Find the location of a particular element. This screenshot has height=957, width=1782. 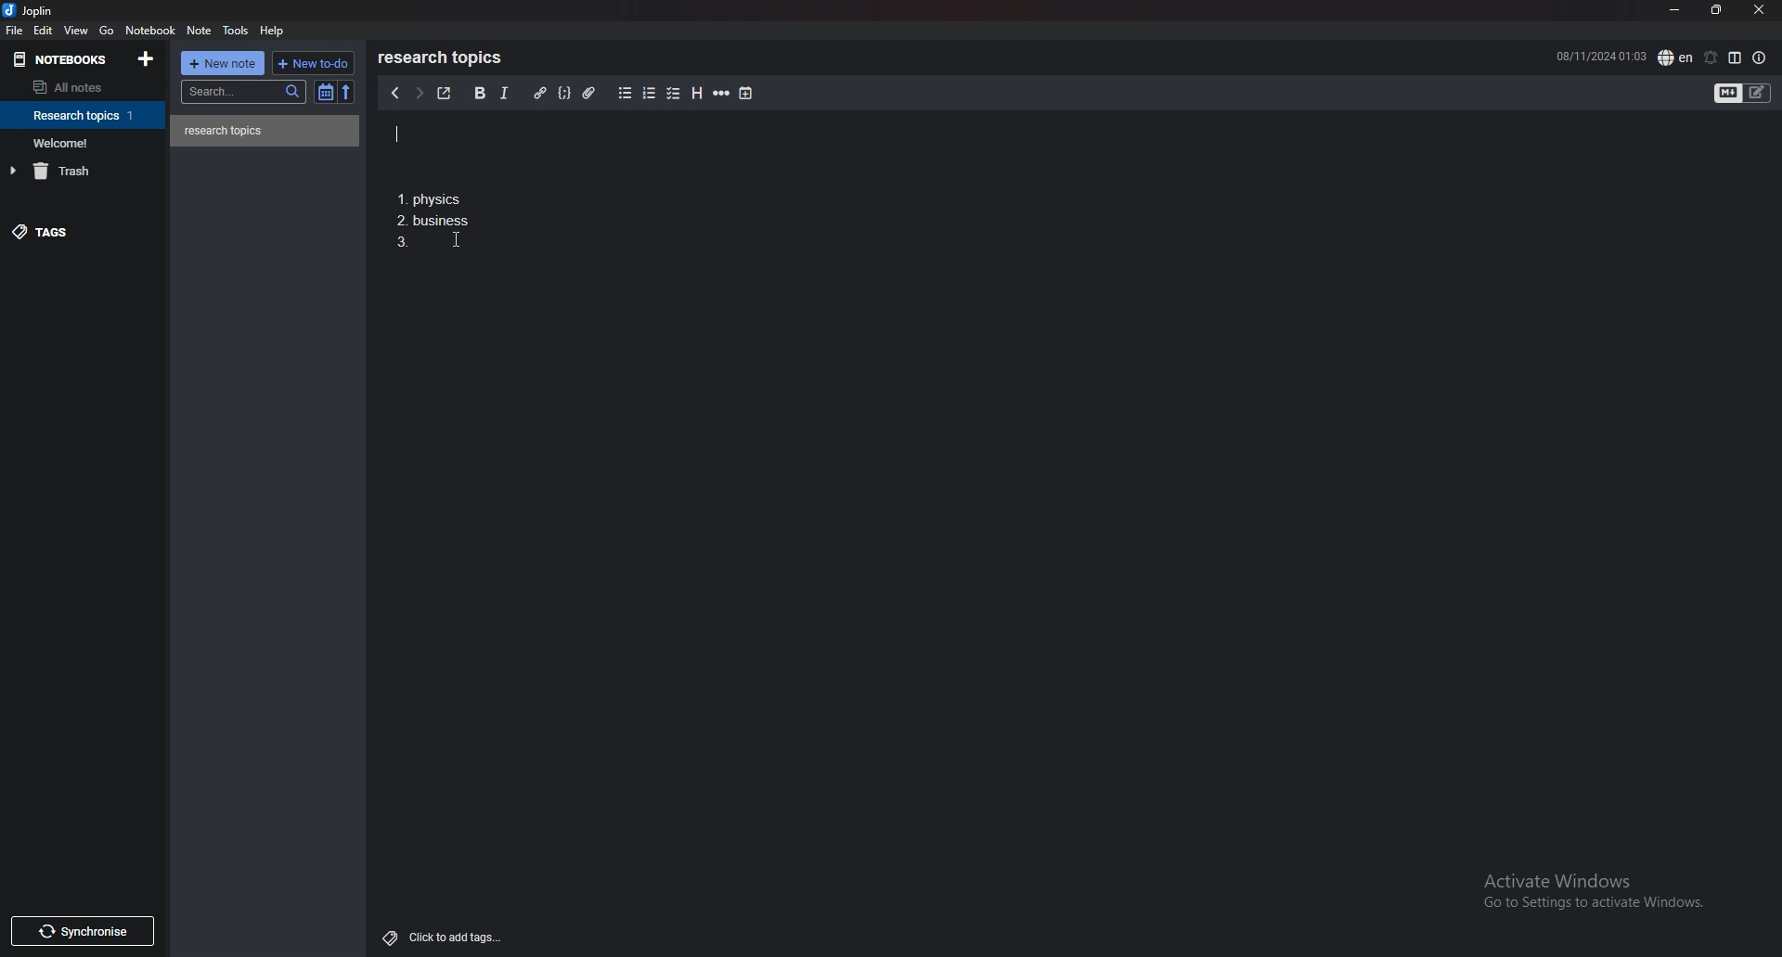

tags is located at coordinates (79, 236).